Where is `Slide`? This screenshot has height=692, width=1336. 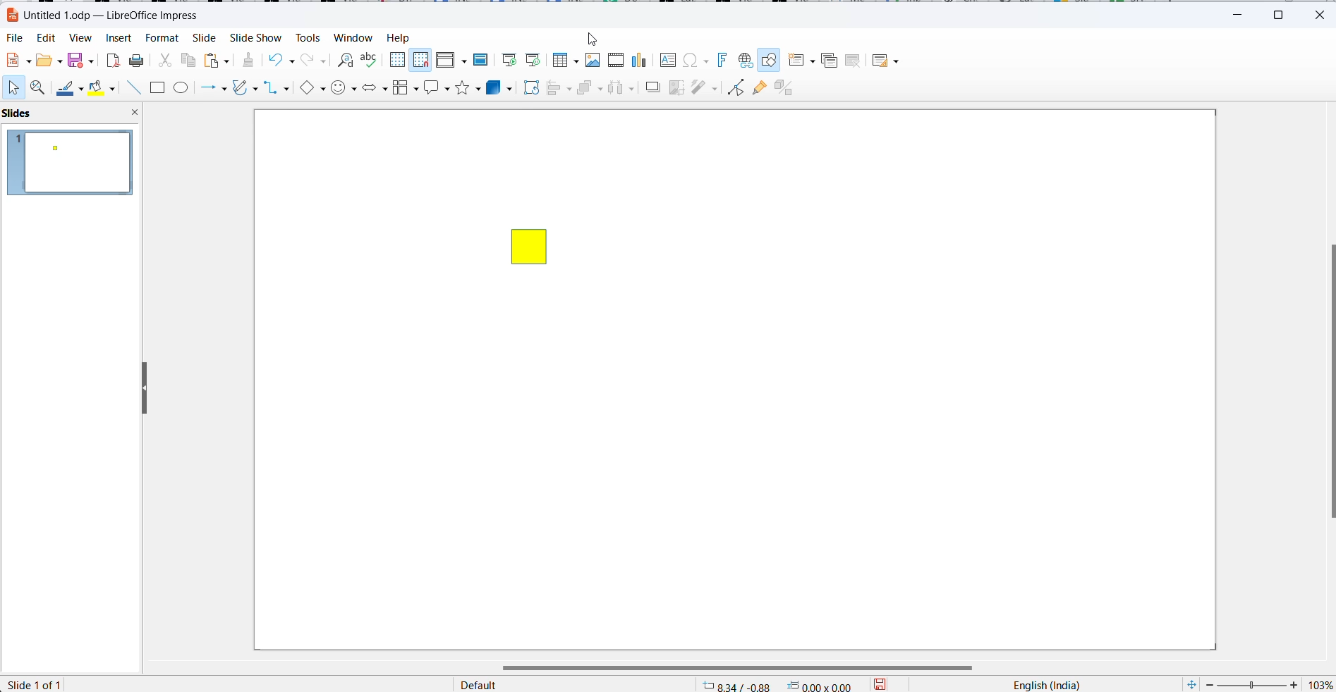
Slide is located at coordinates (203, 39).